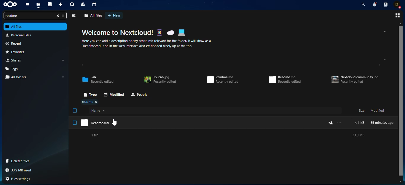 The height and width of the screenshot is (185, 405). Describe the element at coordinates (114, 15) in the screenshot. I see `new` at that location.